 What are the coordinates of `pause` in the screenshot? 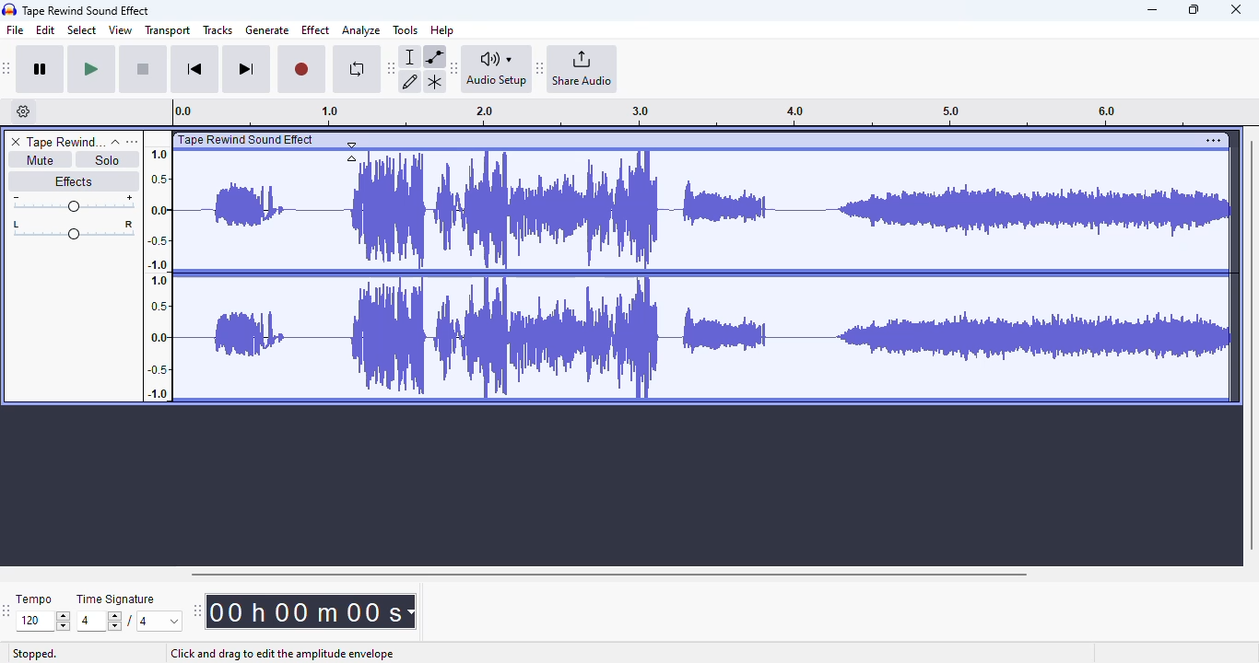 It's located at (41, 70).